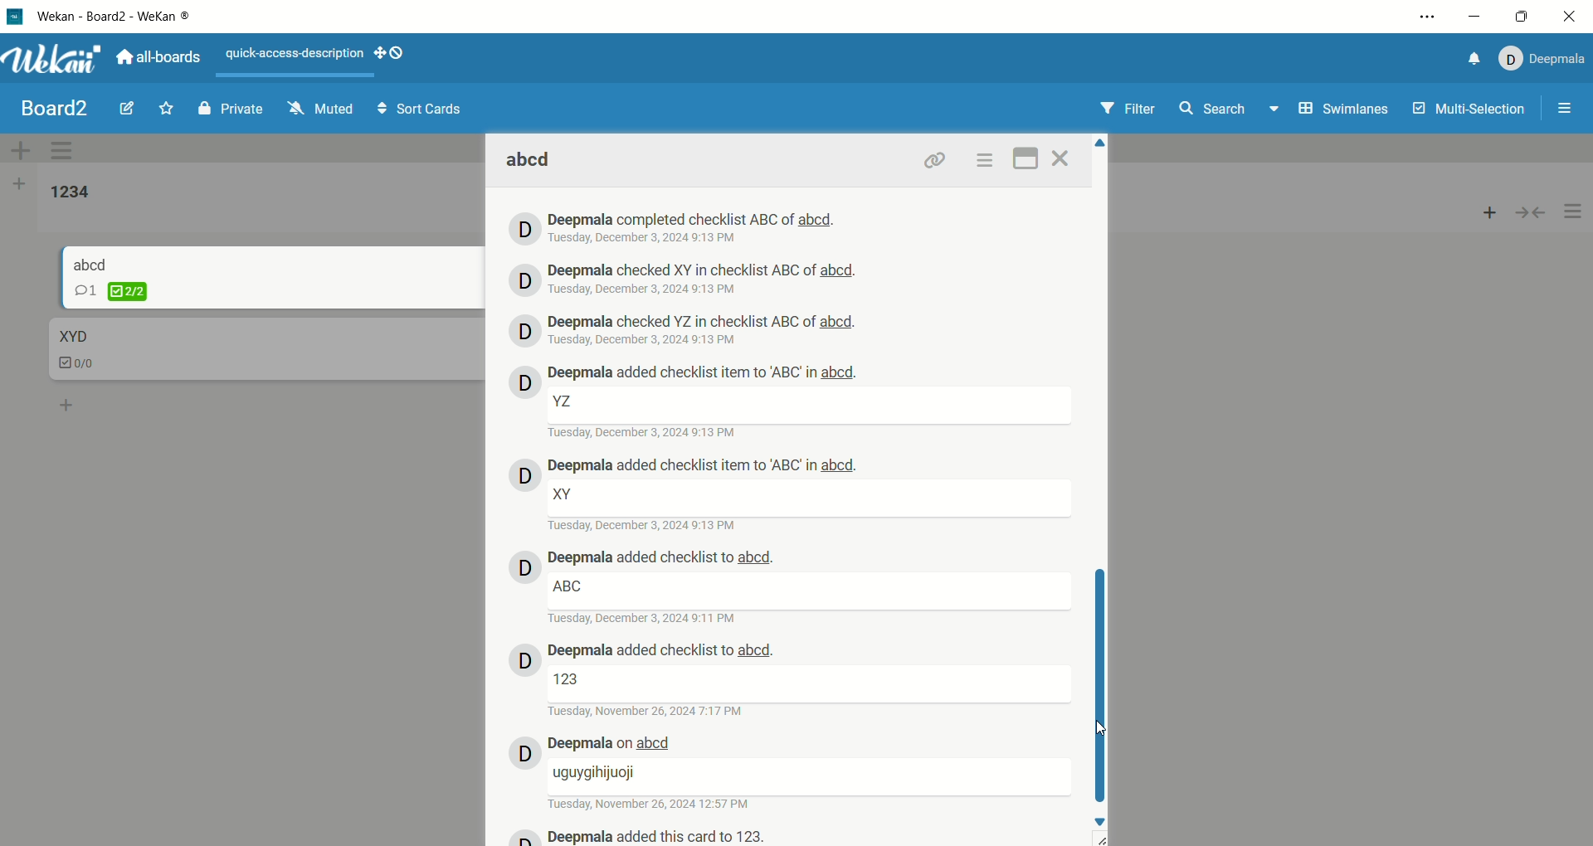 The width and height of the screenshot is (1593, 846). What do you see at coordinates (662, 652) in the screenshot?
I see `deepmala history` at bounding box center [662, 652].